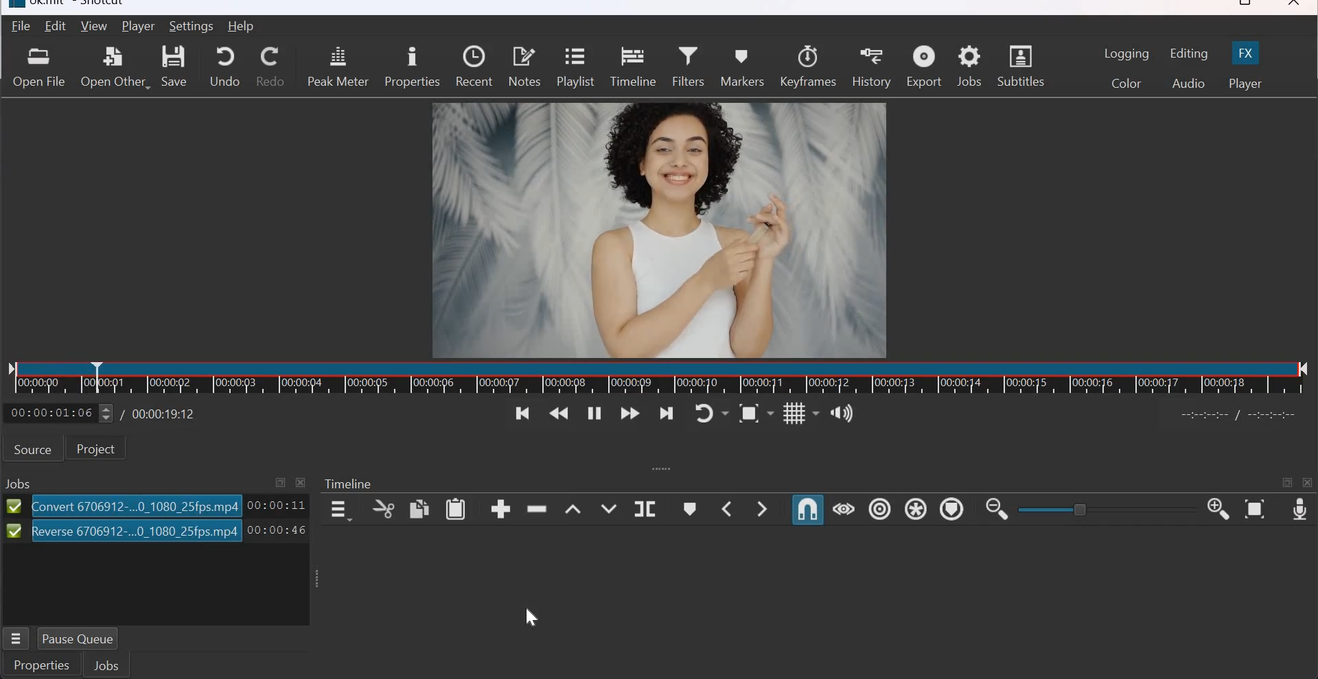 This screenshot has width=1318, height=679. Describe the element at coordinates (844, 411) in the screenshot. I see `Show the volume control` at that location.